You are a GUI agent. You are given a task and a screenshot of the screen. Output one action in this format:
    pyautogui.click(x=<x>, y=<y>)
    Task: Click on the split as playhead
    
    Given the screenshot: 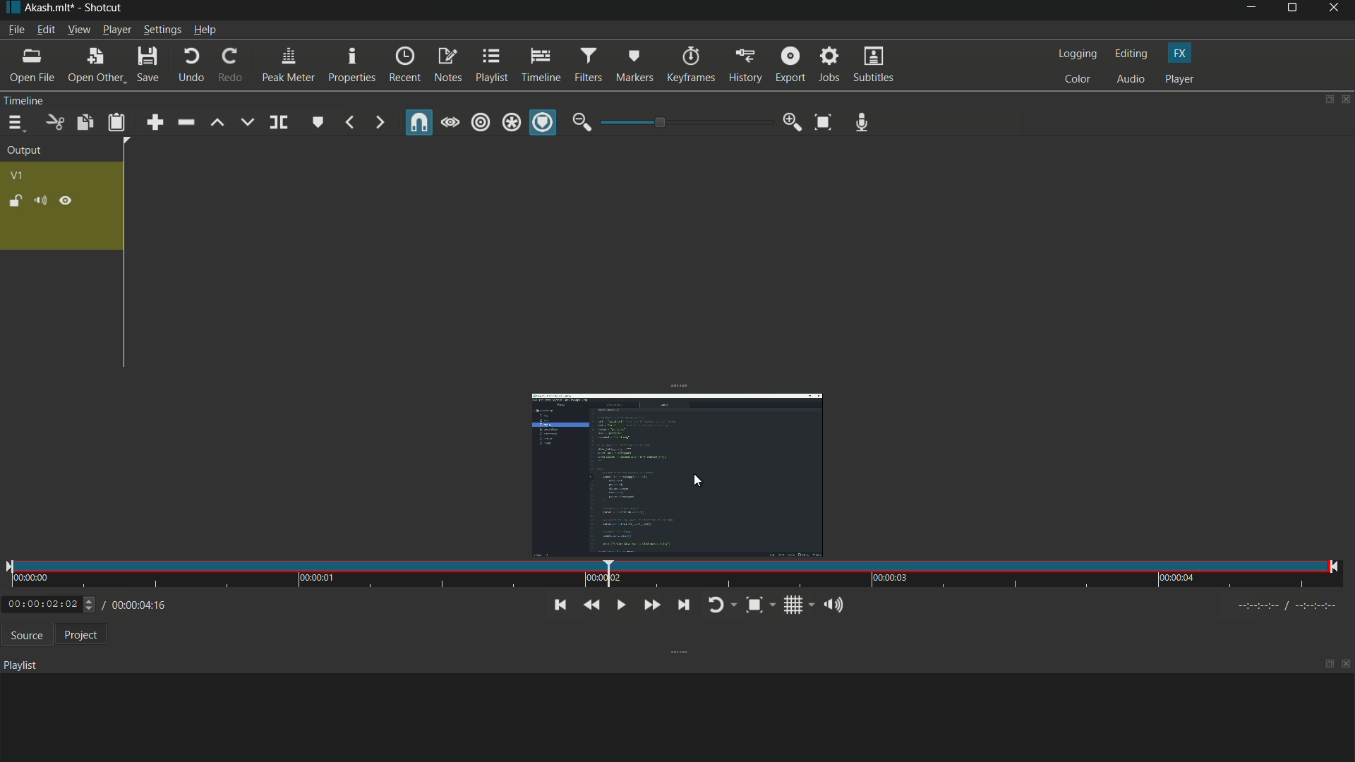 What is the action you would take?
    pyautogui.click(x=277, y=123)
    